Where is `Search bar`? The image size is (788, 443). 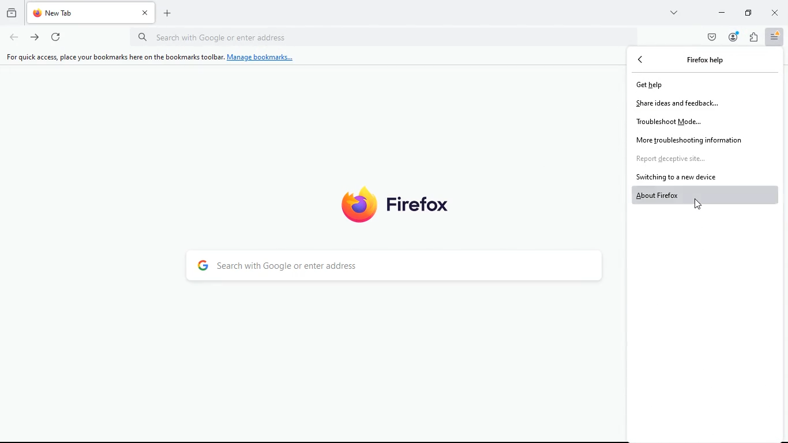
Search bar is located at coordinates (387, 37).